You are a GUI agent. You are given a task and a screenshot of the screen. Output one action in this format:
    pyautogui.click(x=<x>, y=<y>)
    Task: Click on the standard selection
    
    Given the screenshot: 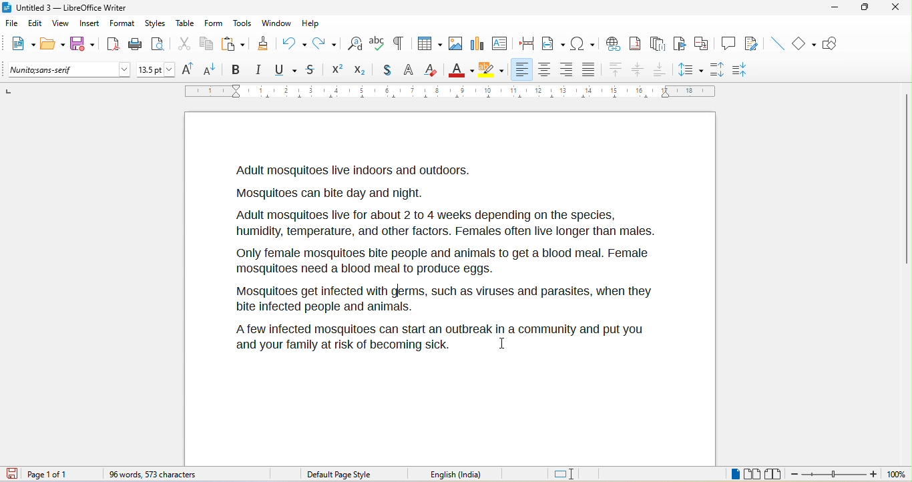 What is the action you would take?
    pyautogui.click(x=565, y=473)
    